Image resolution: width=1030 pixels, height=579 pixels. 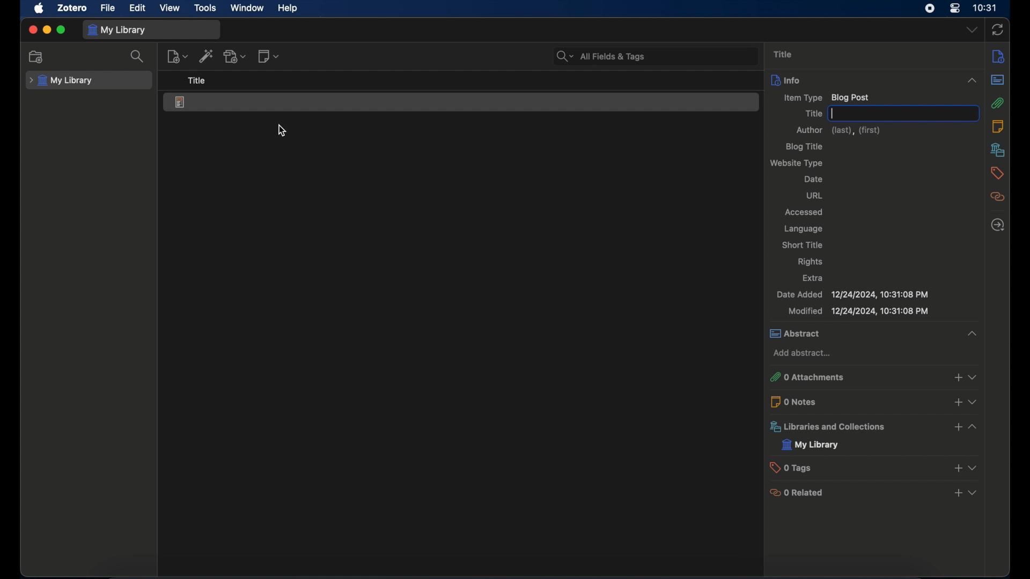 What do you see at coordinates (998, 150) in the screenshot?
I see `libraries` at bounding box center [998, 150].